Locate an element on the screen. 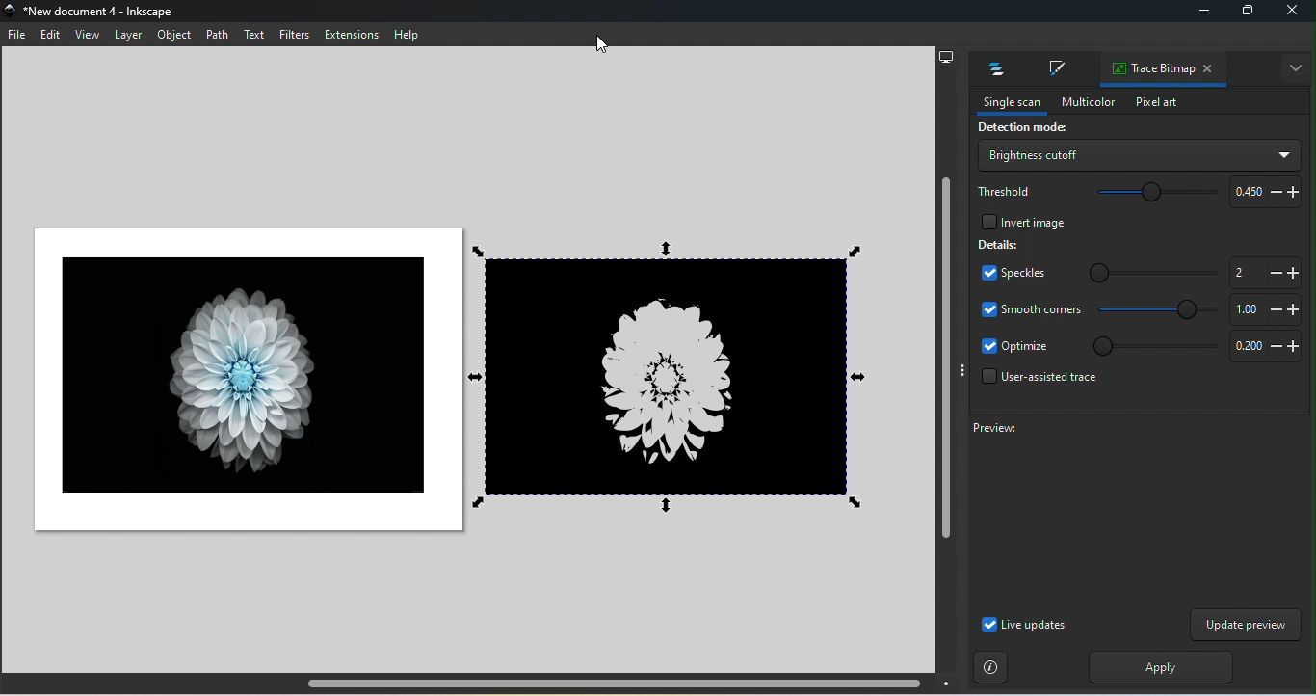  Optimize slide bar is located at coordinates (1149, 346).